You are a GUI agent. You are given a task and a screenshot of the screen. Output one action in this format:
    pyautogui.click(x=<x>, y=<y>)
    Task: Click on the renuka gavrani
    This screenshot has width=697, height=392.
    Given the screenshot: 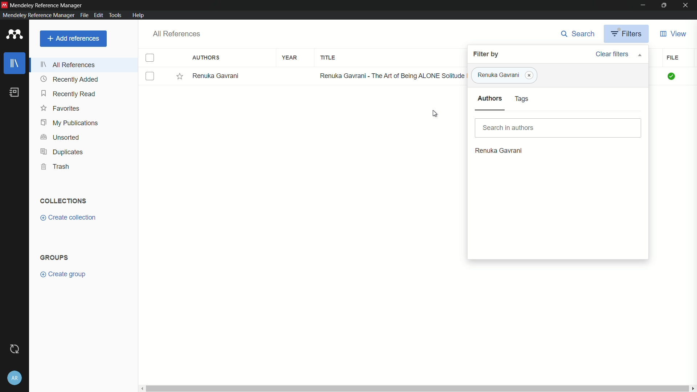 What is the action you would take?
    pyautogui.click(x=498, y=150)
    